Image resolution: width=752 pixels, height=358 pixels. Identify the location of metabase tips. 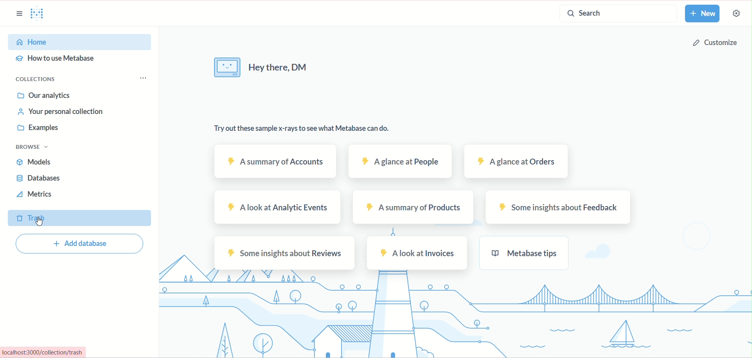
(526, 255).